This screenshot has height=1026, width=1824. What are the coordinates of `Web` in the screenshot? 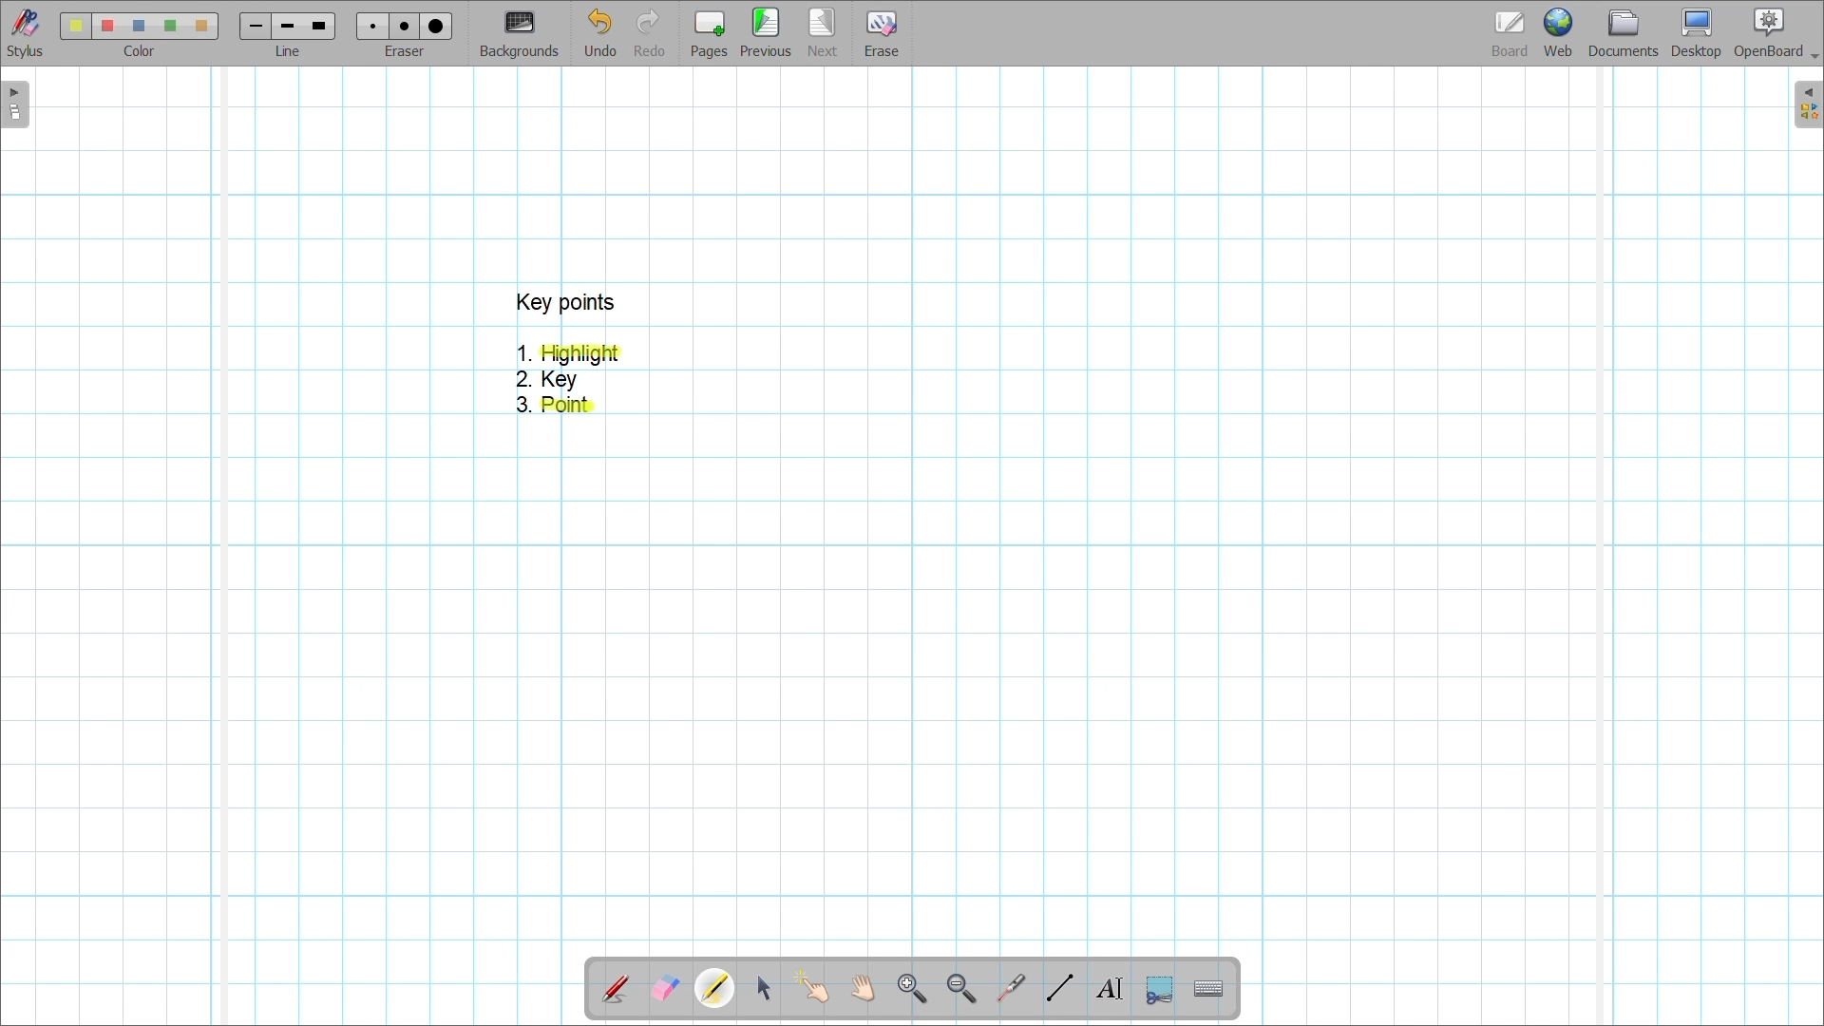 It's located at (1558, 32).